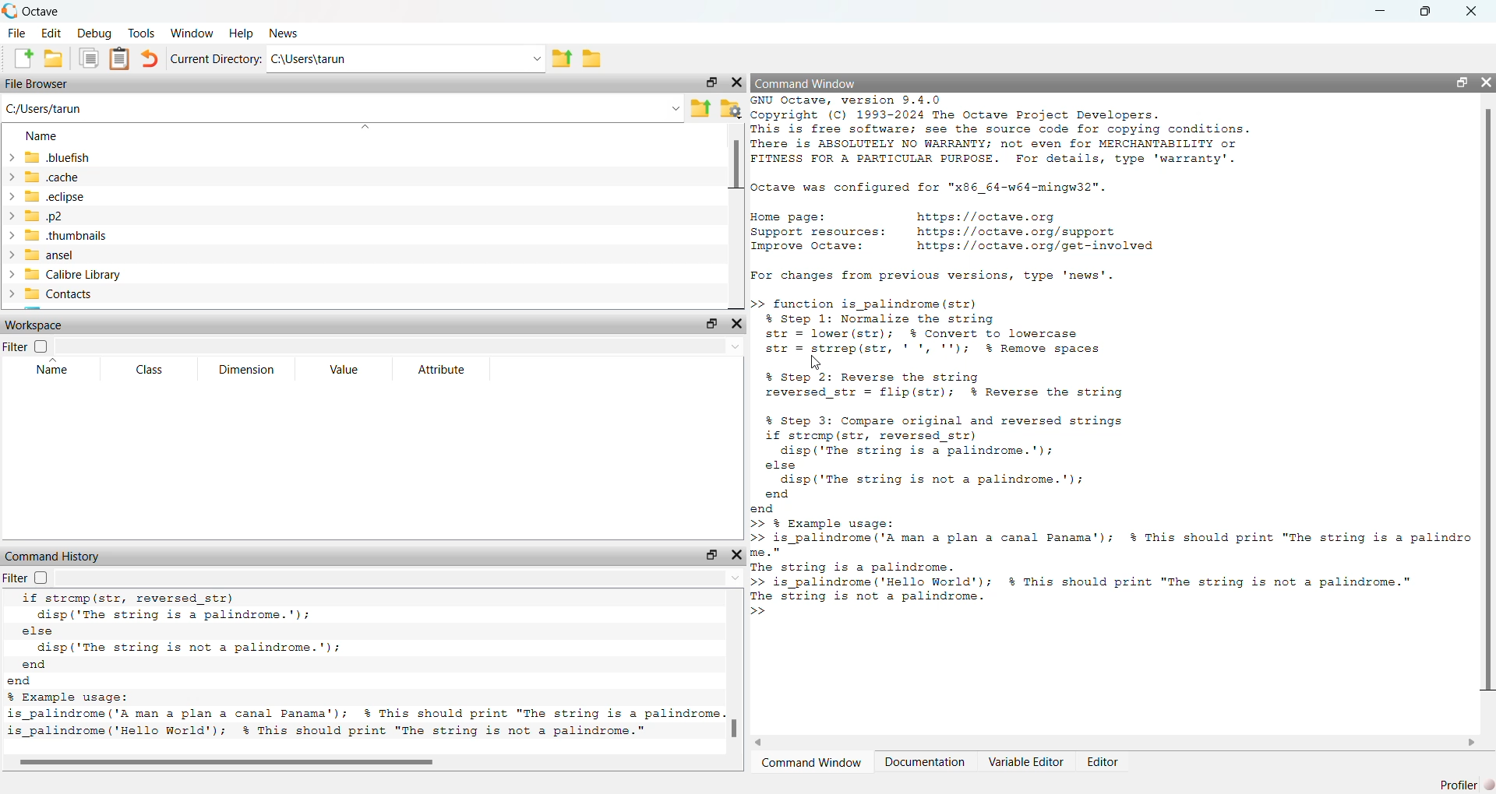  Describe the element at coordinates (140, 32) in the screenshot. I see `tools` at that location.